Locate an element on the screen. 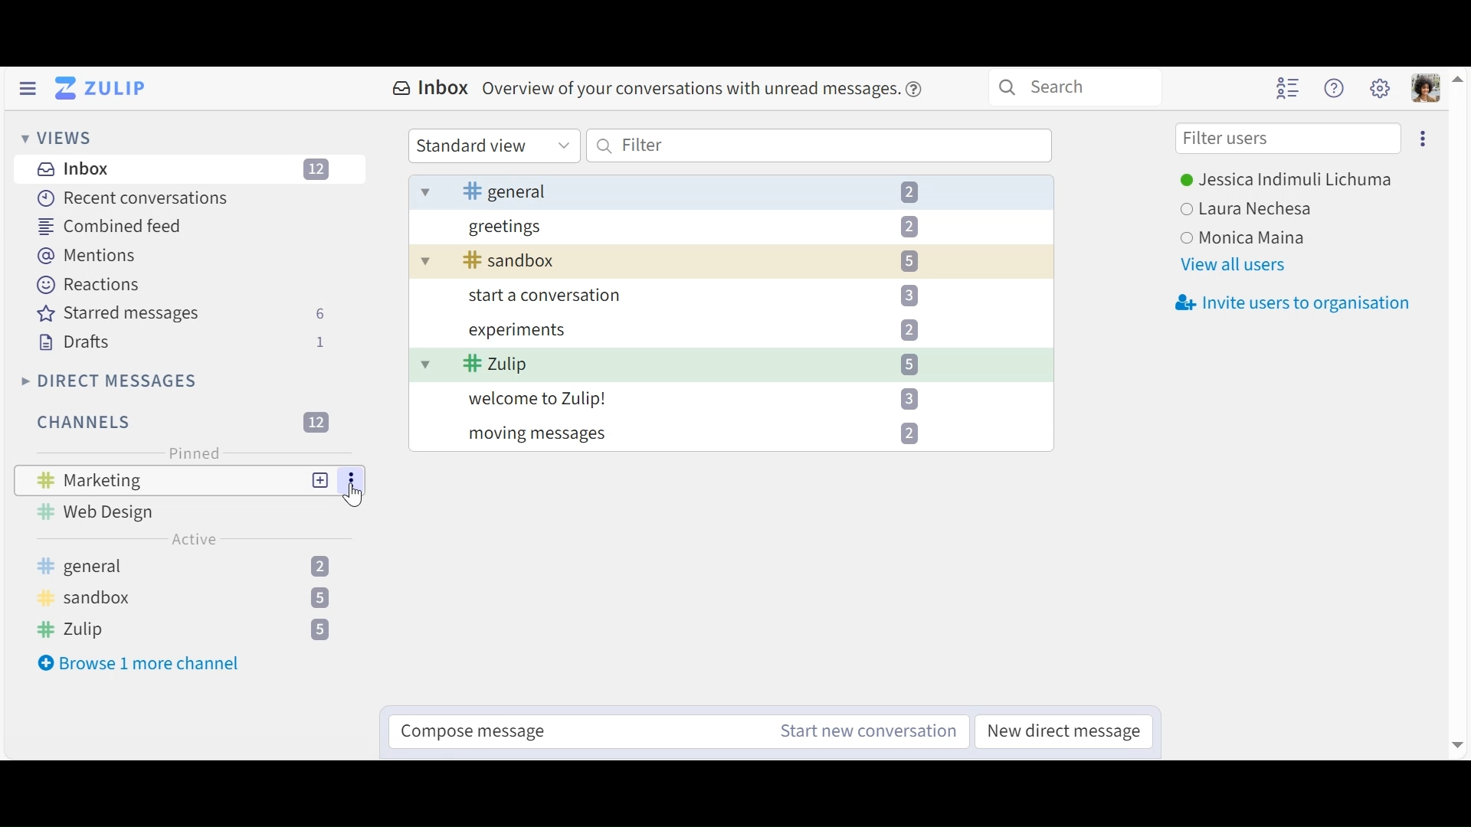 This screenshot has width=1471, height=827. Hide left Sidebar is located at coordinates (29, 88).